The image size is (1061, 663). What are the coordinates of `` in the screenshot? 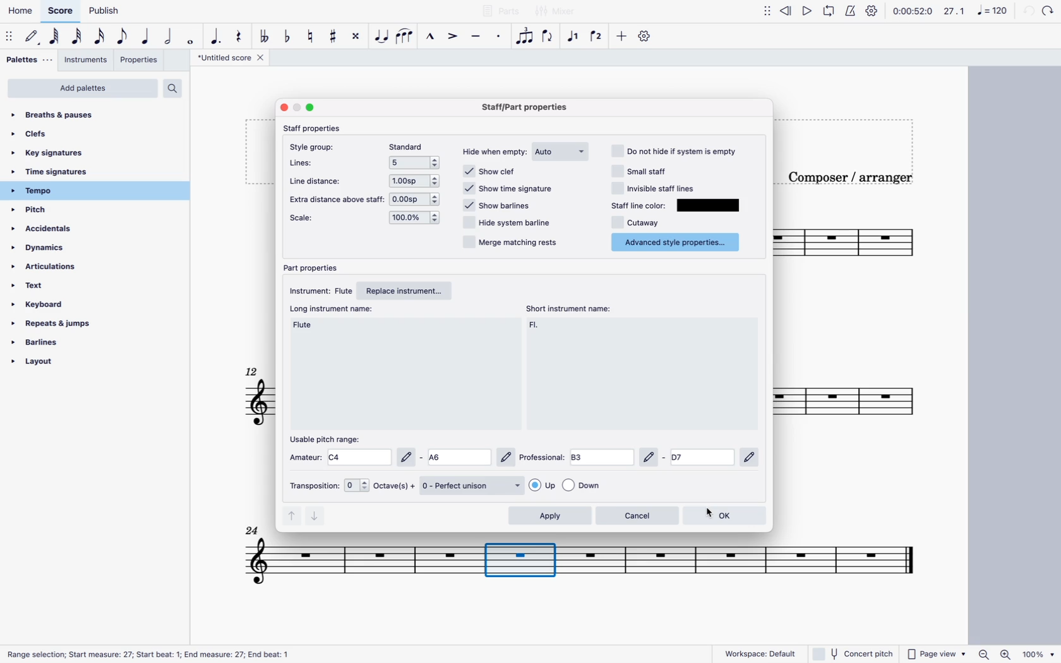 It's located at (702, 457).